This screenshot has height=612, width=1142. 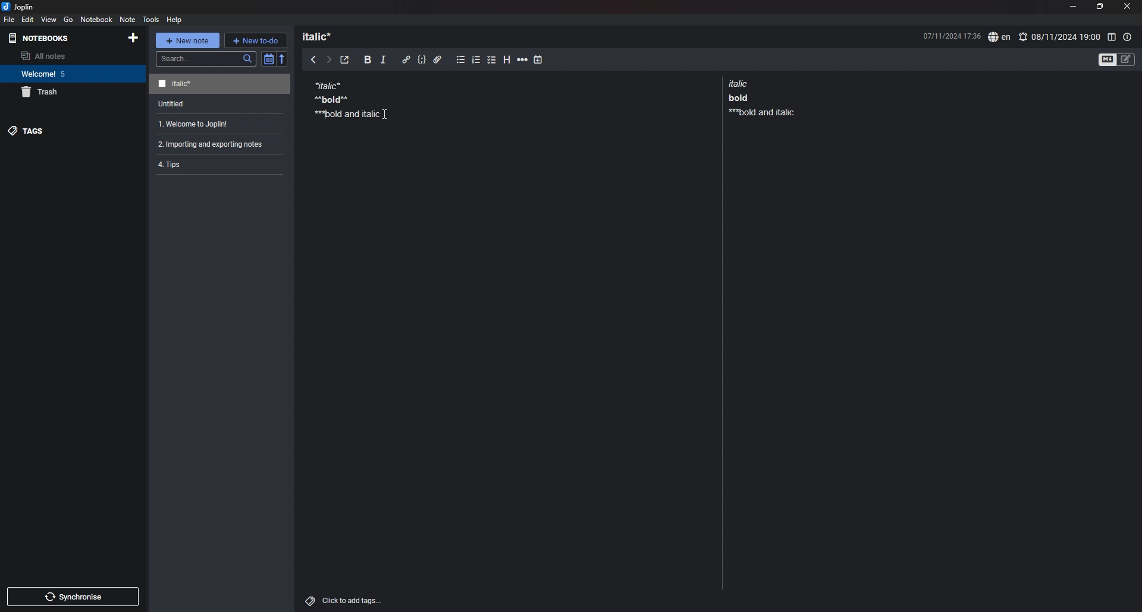 What do you see at coordinates (1128, 37) in the screenshot?
I see `note properties` at bounding box center [1128, 37].